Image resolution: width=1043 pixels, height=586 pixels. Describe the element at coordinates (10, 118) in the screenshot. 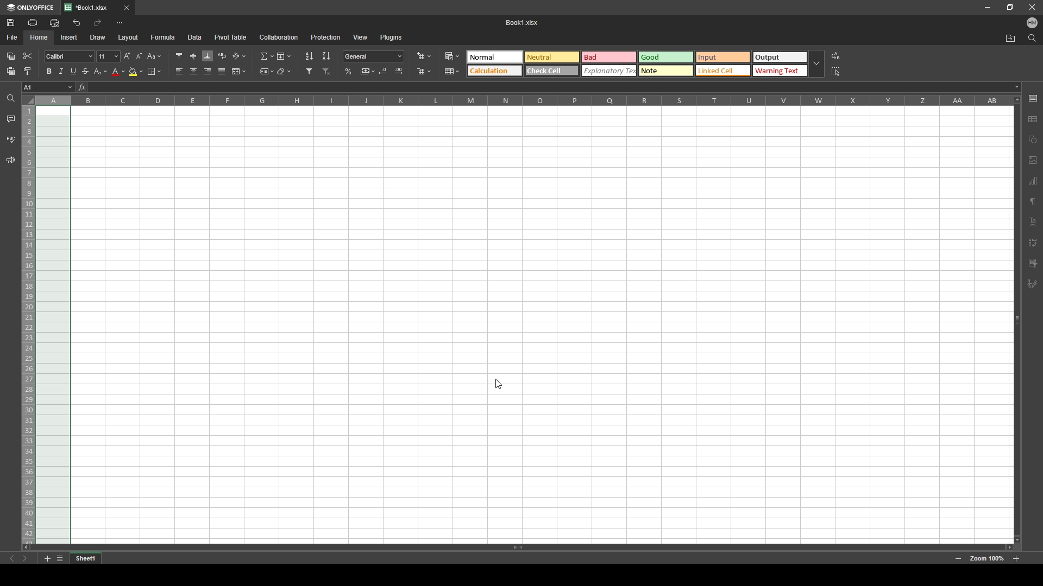

I see `comment` at that location.